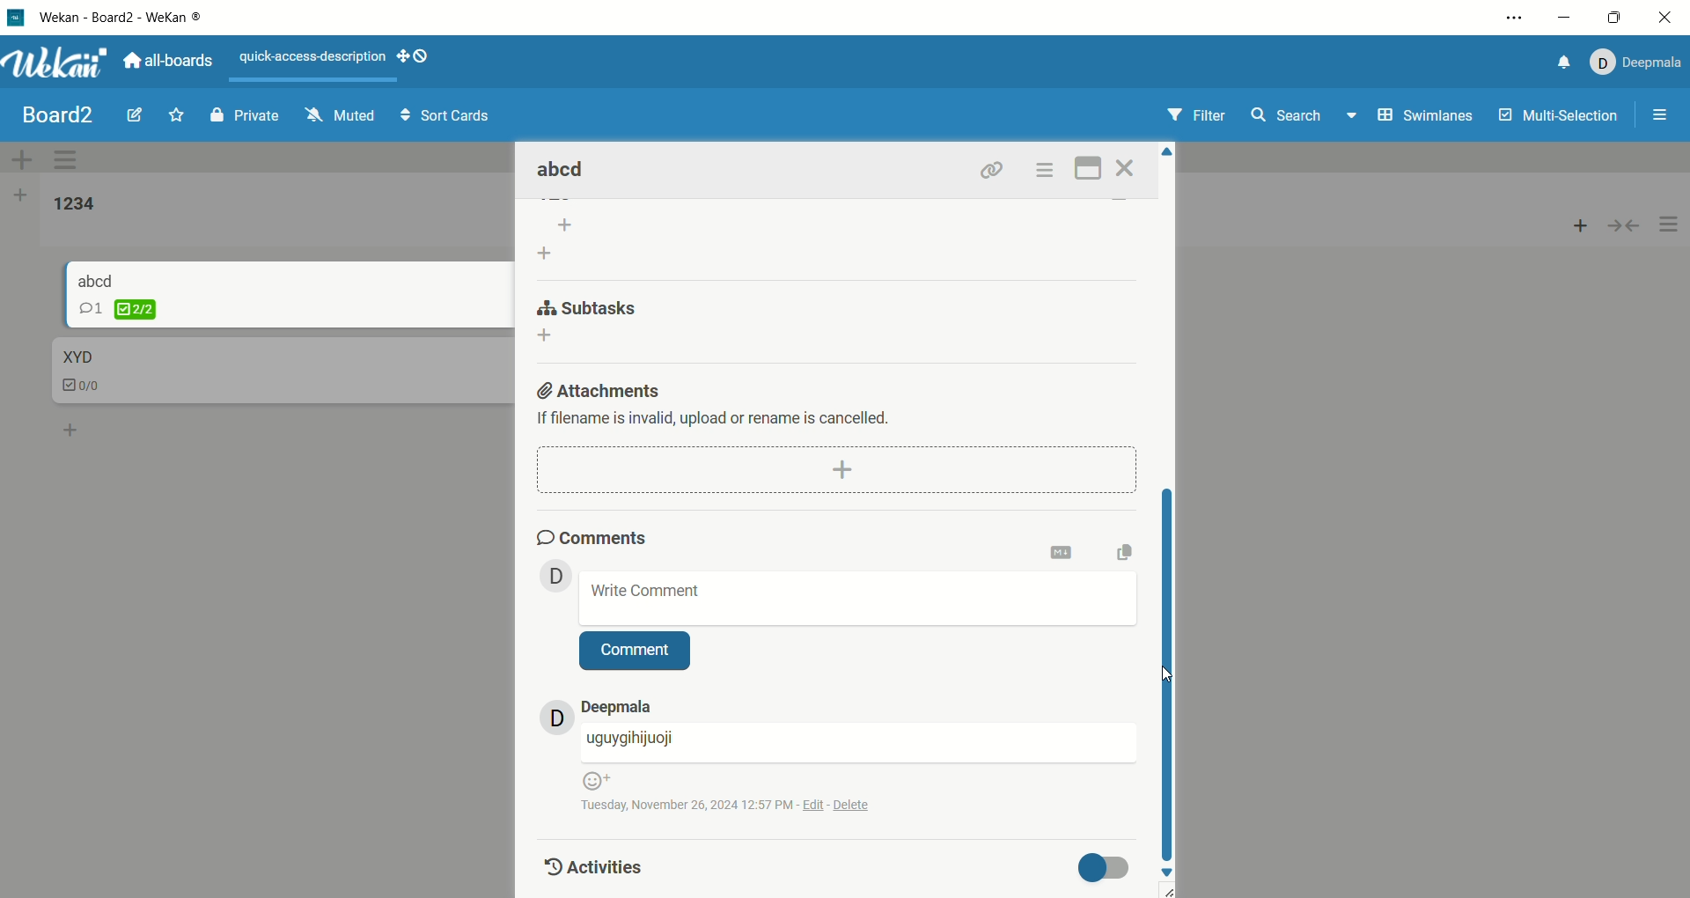 Image resolution: width=1690 pixels, height=898 pixels. What do you see at coordinates (858, 743) in the screenshot?
I see `username` at bounding box center [858, 743].